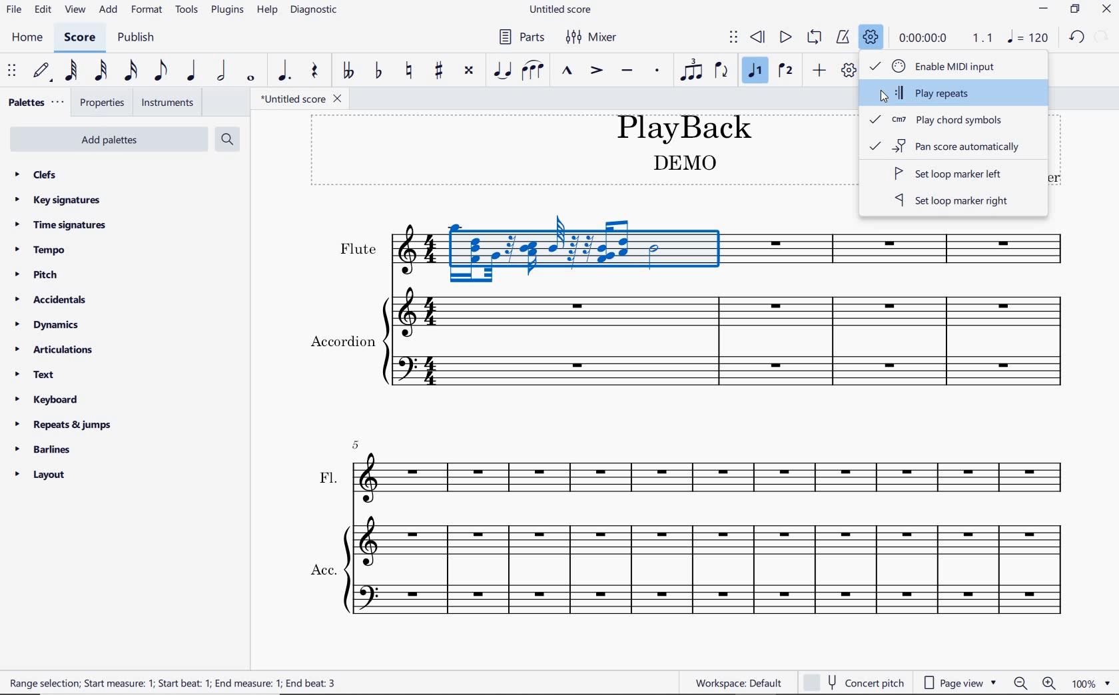 The height and width of the screenshot is (695, 1119). I want to click on time signatures, so click(63, 224).